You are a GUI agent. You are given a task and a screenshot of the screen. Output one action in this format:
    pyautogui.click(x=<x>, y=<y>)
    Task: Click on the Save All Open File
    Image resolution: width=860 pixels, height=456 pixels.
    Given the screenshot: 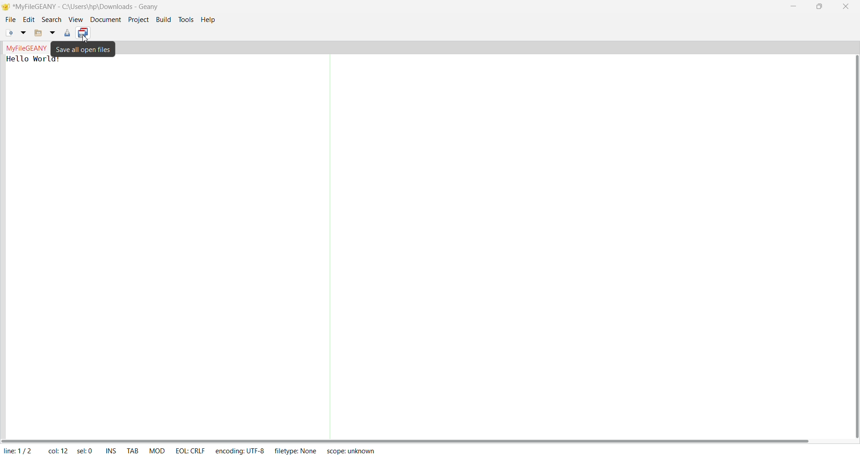 What is the action you would take?
    pyautogui.click(x=83, y=50)
    